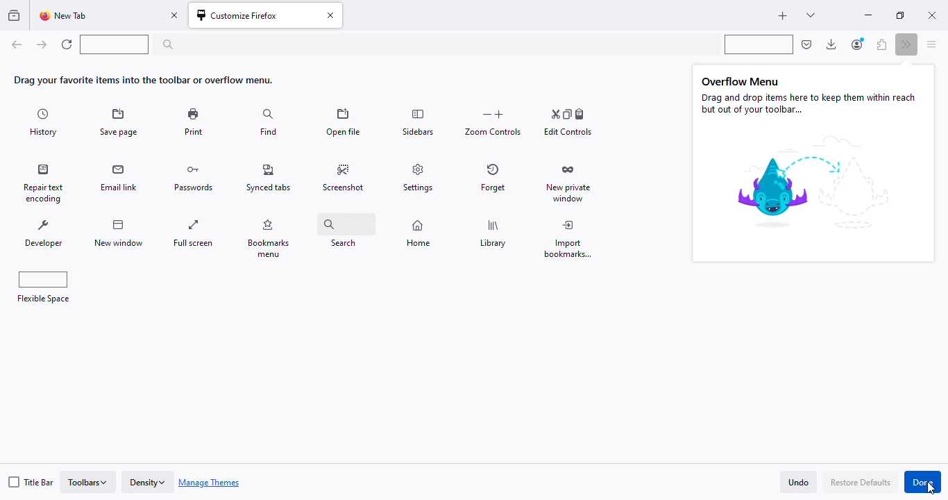 This screenshot has width=948, height=500. What do you see at coordinates (813, 98) in the screenshot?
I see `Overflow Menu Drag and drop items here to keep them within reach but out of your toolbar...` at bounding box center [813, 98].